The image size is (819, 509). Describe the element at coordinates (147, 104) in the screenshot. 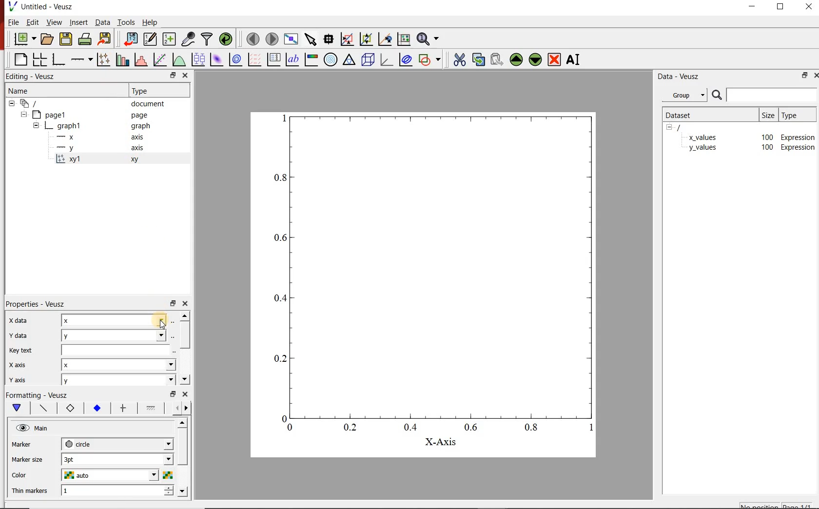

I see `document` at that location.